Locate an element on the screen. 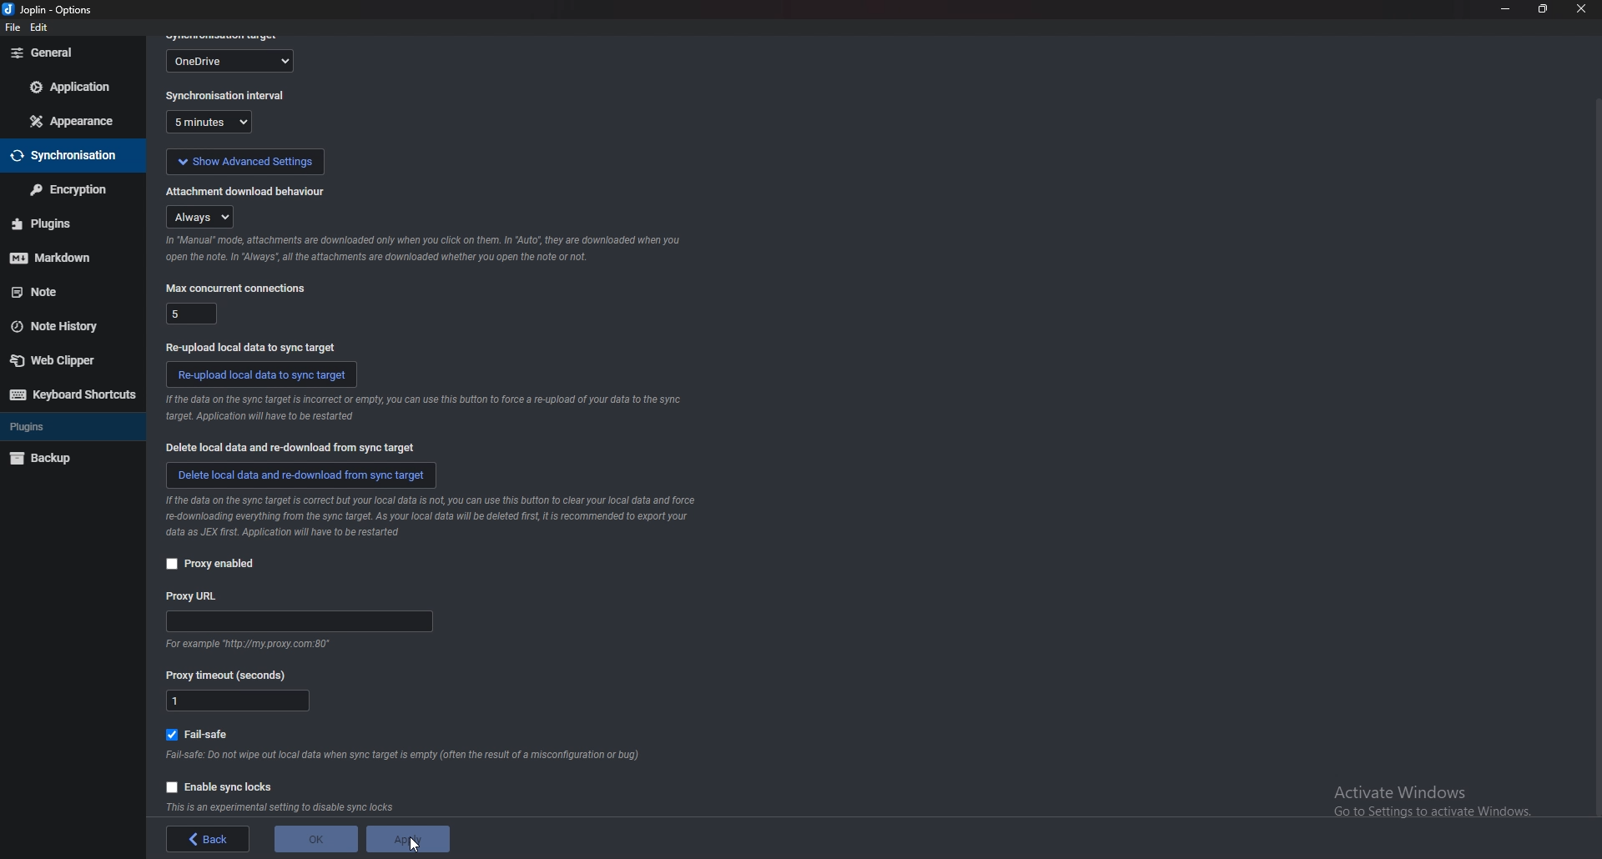 The height and width of the screenshot is (859, 1602). sync interval is located at coordinates (227, 97).